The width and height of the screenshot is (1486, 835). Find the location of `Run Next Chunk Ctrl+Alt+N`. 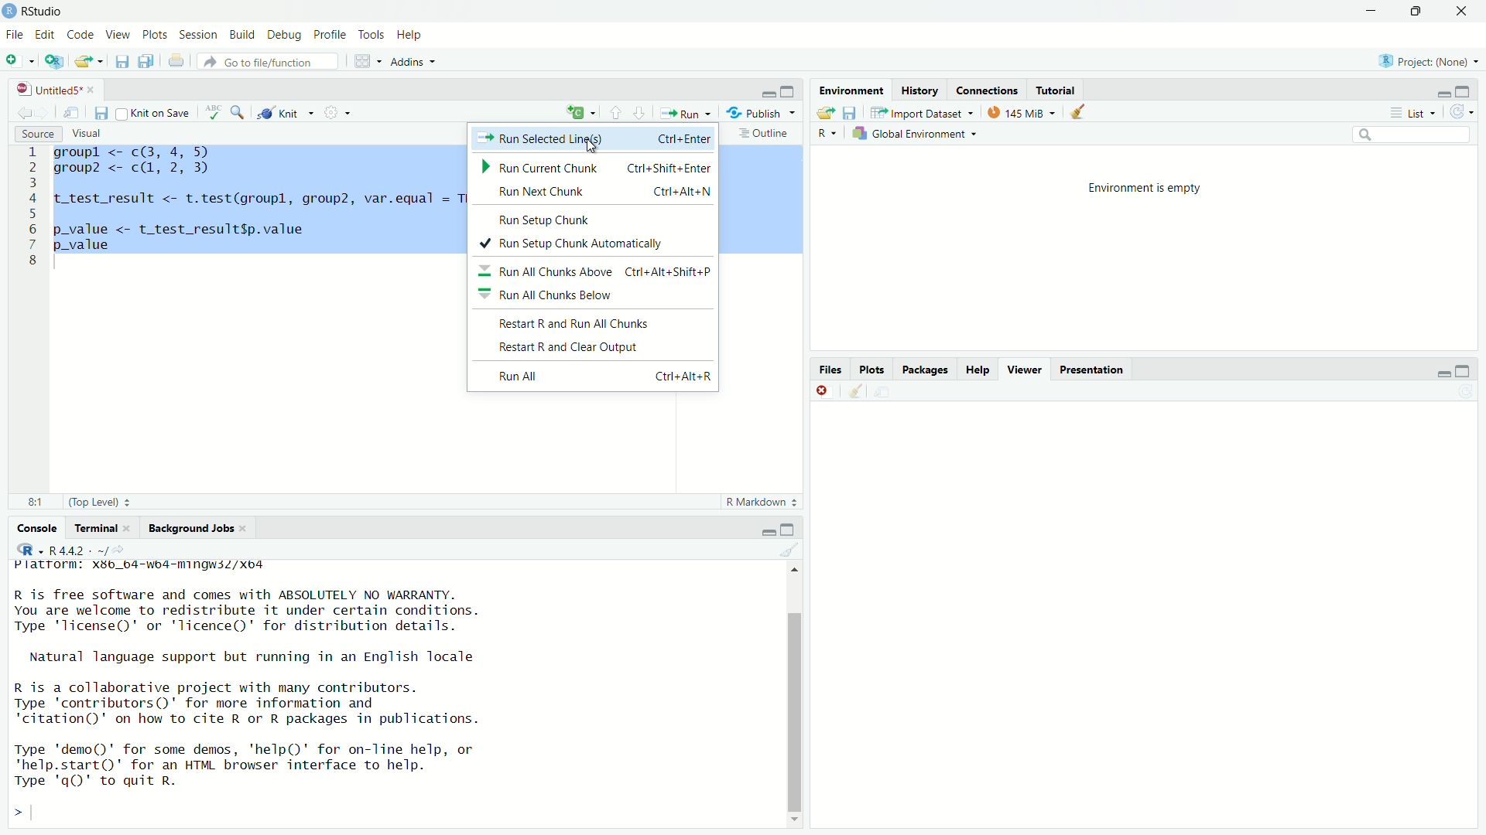

Run Next Chunk Ctrl+Alt+N is located at coordinates (596, 192).